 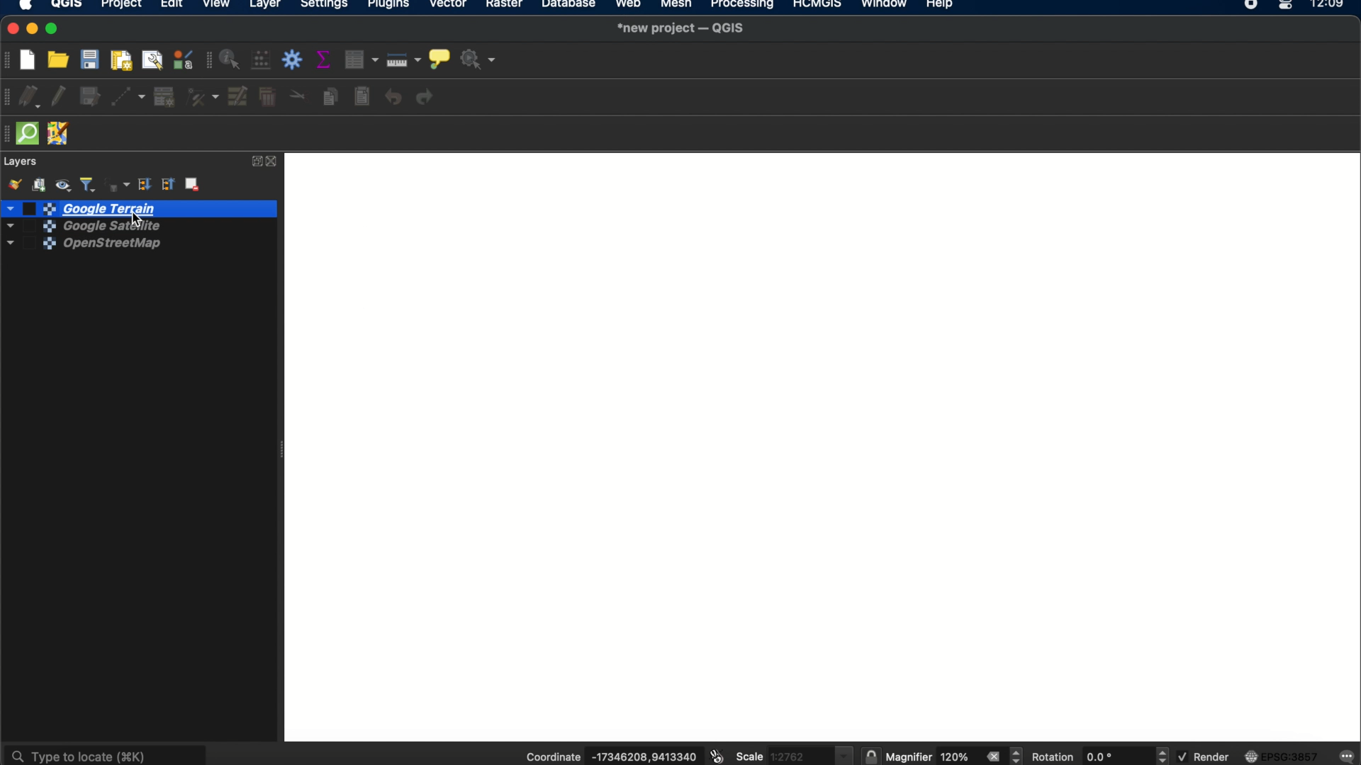 What do you see at coordinates (405, 59) in the screenshot?
I see `measure line` at bounding box center [405, 59].